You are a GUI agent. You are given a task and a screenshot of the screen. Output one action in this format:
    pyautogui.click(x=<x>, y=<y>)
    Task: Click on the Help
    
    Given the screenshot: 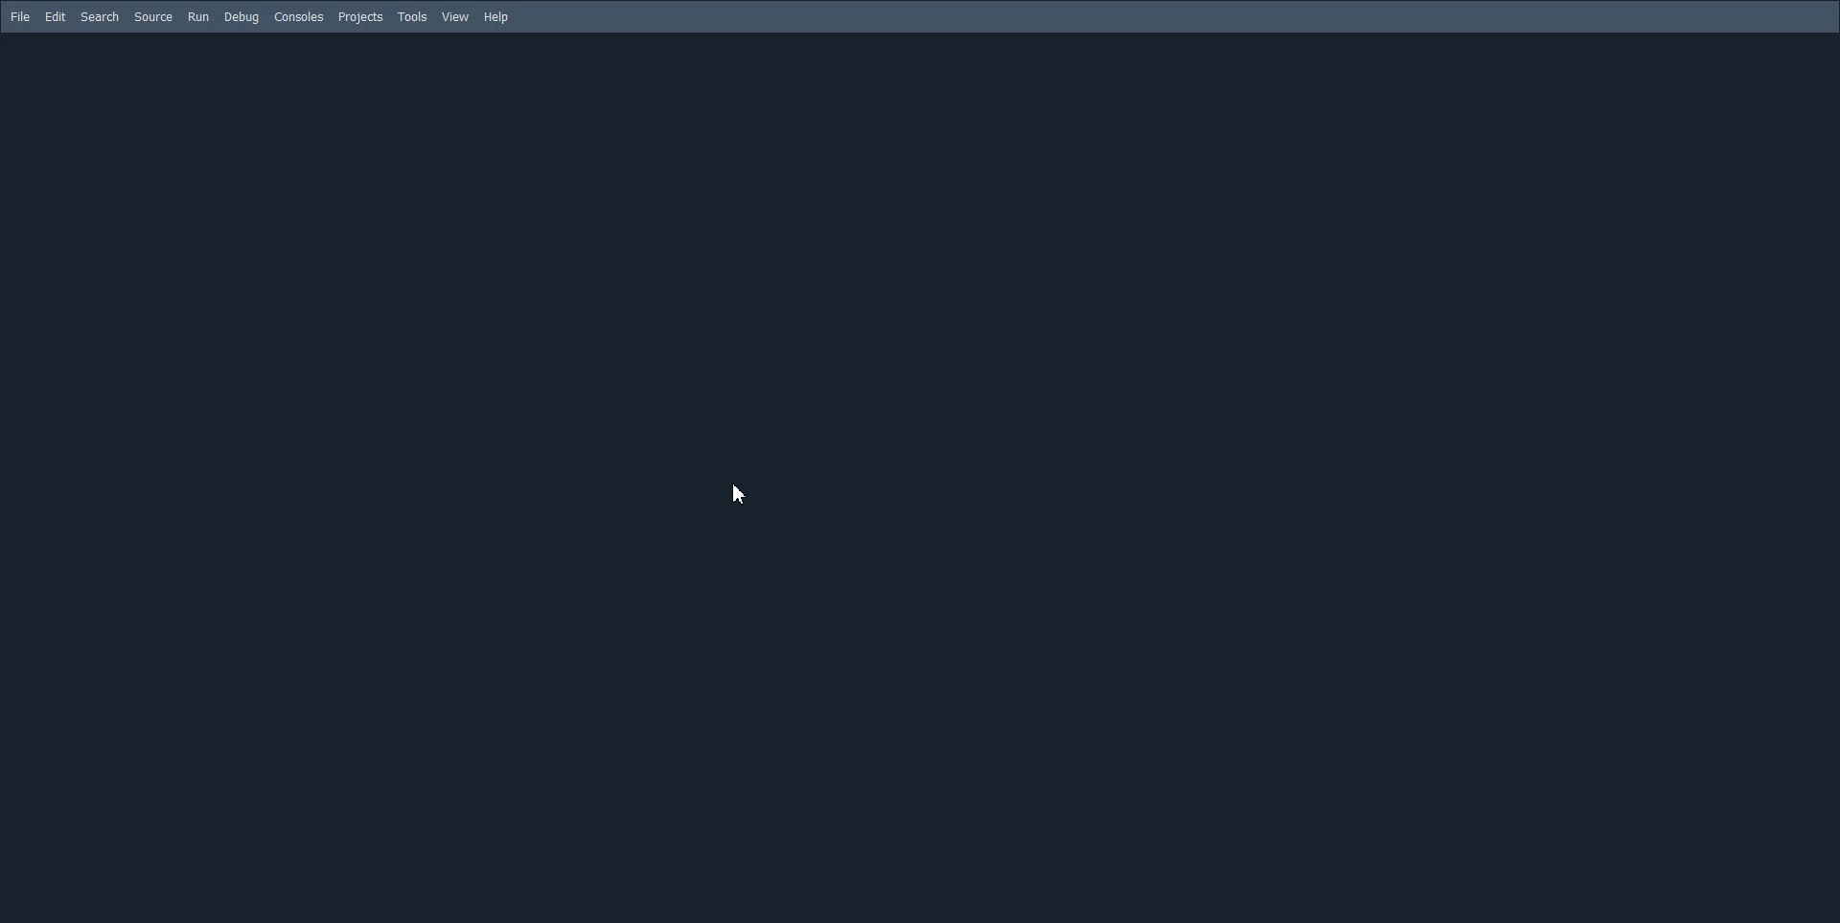 What is the action you would take?
    pyautogui.click(x=496, y=17)
    